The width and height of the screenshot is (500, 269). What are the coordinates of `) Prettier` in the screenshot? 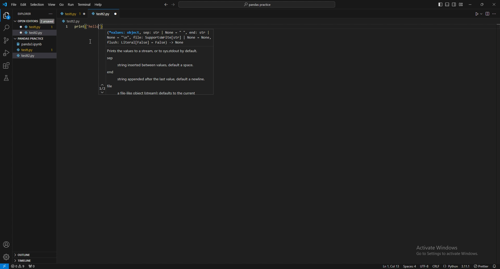 It's located at (481, 266).